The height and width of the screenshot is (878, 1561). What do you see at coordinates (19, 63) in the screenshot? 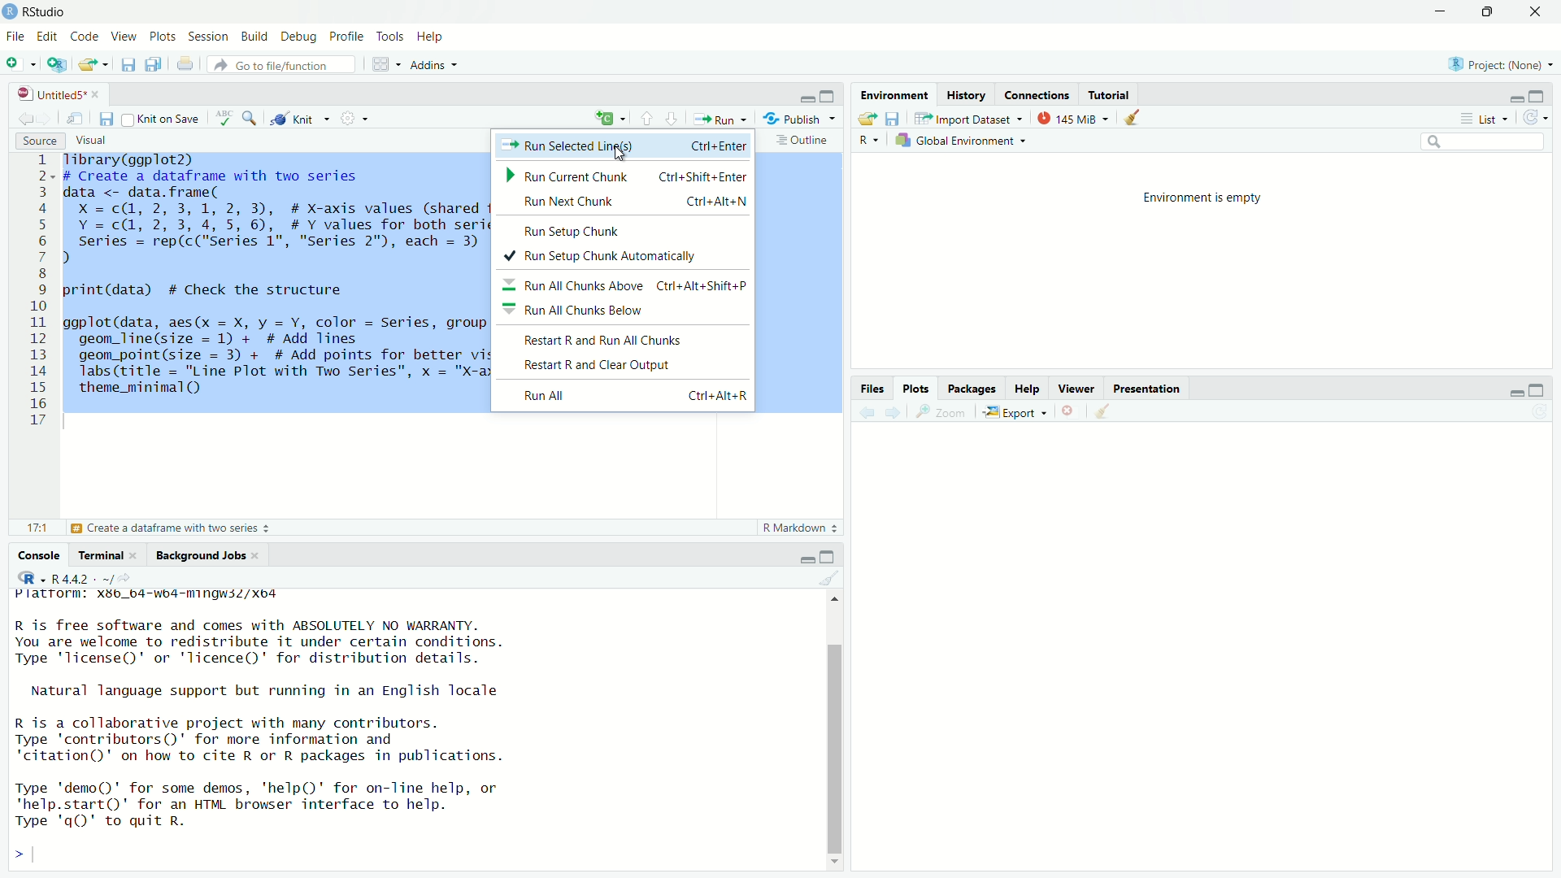
I see `New file` at bounding box center [19, 63].